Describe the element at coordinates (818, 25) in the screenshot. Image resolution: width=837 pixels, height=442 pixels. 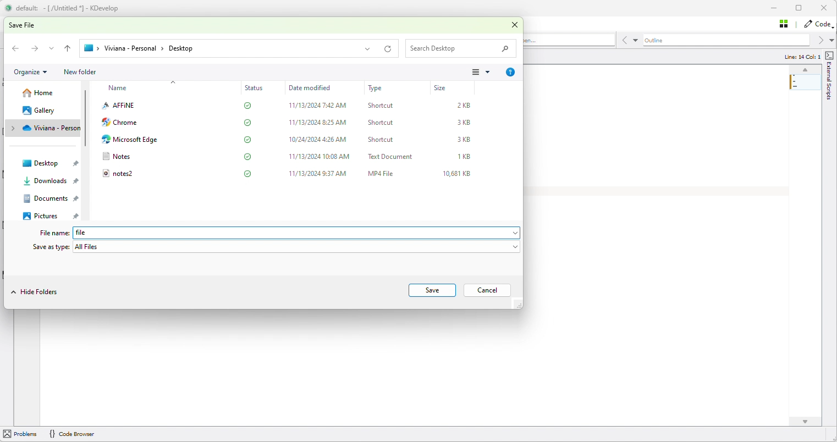
I see `Code` at that location.